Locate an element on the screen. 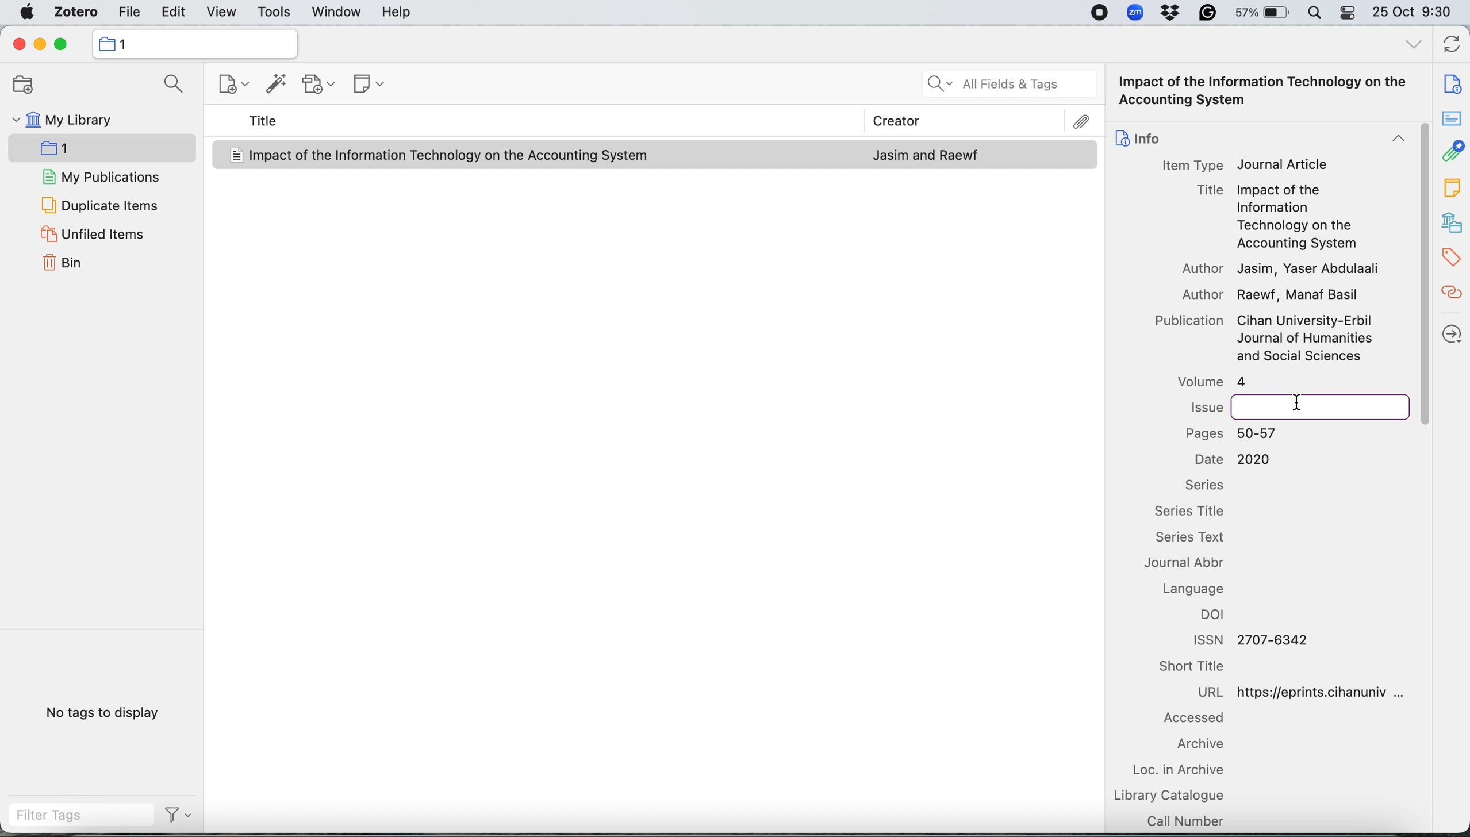 Image resolution: width=1470 pixels, height=837 pixels. Publication is located at coordinates (1186, 322).